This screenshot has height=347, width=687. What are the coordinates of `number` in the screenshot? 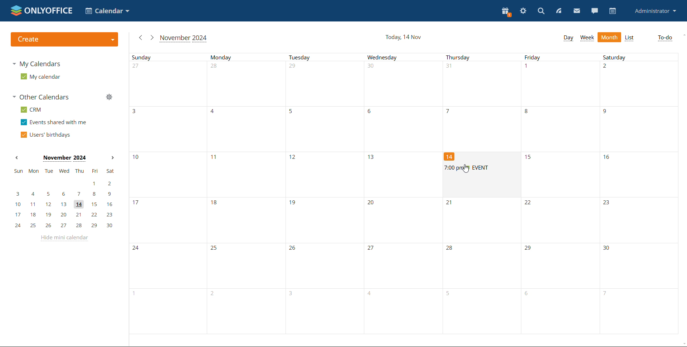 It's located at (450, 156).